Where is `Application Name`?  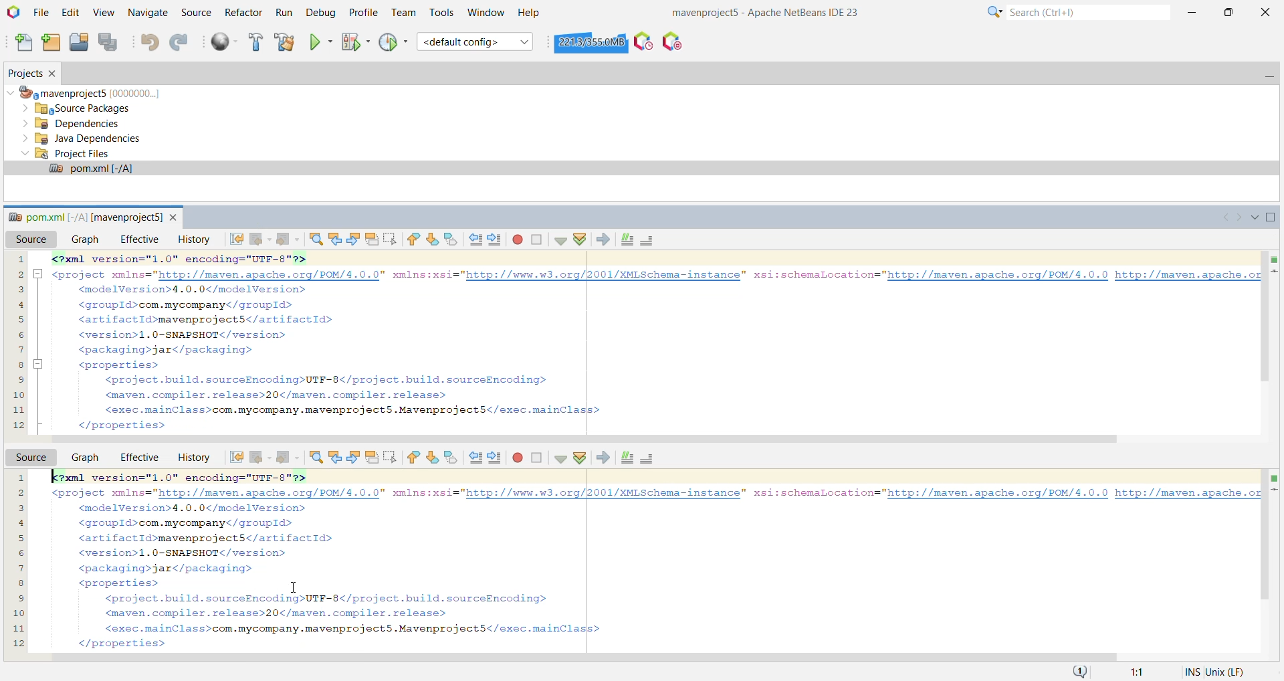 Application Name is located at coordinates (772, 11).